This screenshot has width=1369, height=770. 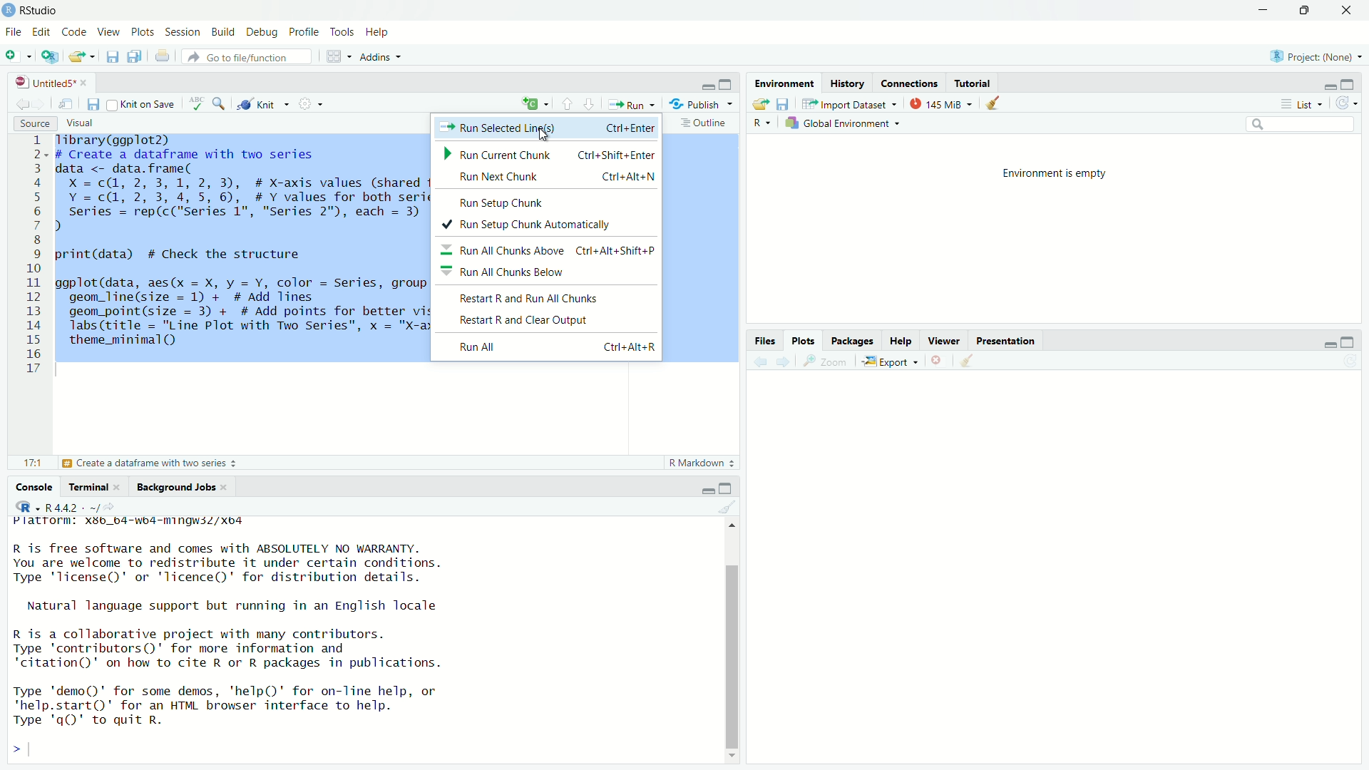 I want to click on Tibrary(ggplot2)
# Create a dataframe with two series
data <- data.frame(
X =c(@, 2, 3,1, 2, 3), # X-axis values (shared for both series)
Y =c(@, 2, 3, 4,5, 6), #Y values for both series
series = rep(c("series 1", "Series 2"), each = 3) # Identify each series
1
print(data) # Check the structure
ggplot(data, aes(x = X, y = Y, color = Series, group = Series)) +
geom_line(size = 1) + # Add lines
geom_point(size = 3) + # Add points for better visibility
Tabs (title = "Line Plot with Two Series", x = "X-axis", y = "Y-axis") +
theme_minimal(), so click(x=242, y=248).